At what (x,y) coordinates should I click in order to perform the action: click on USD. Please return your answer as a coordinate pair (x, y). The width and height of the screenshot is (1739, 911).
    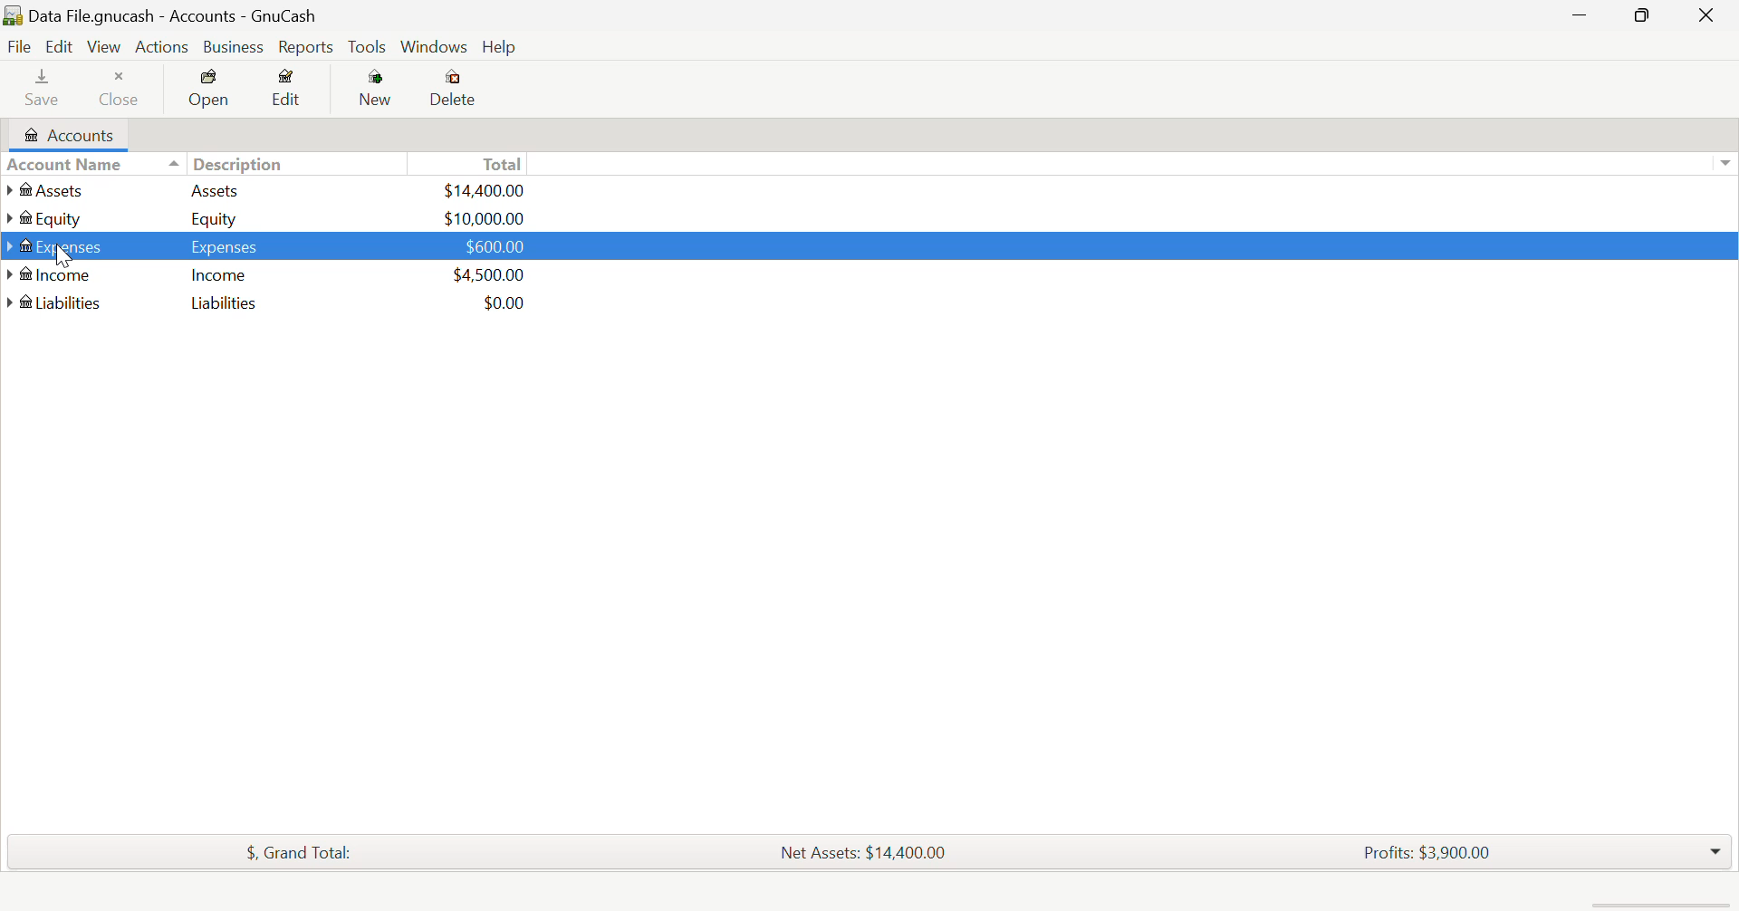
    Looking at the image, I should click on (485, 218).